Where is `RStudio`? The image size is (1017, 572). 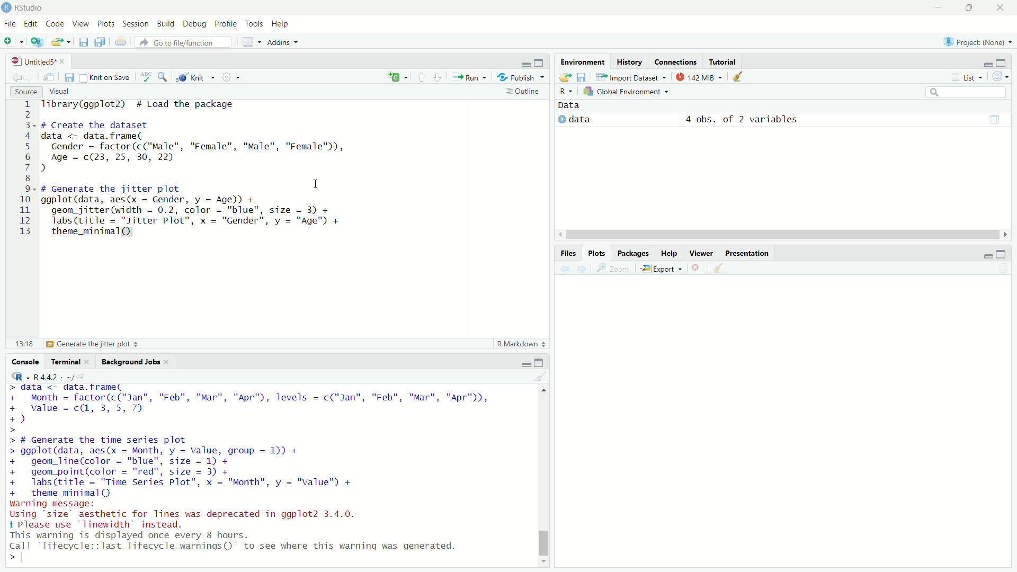
RStudio is located at coordinates (33, 7).